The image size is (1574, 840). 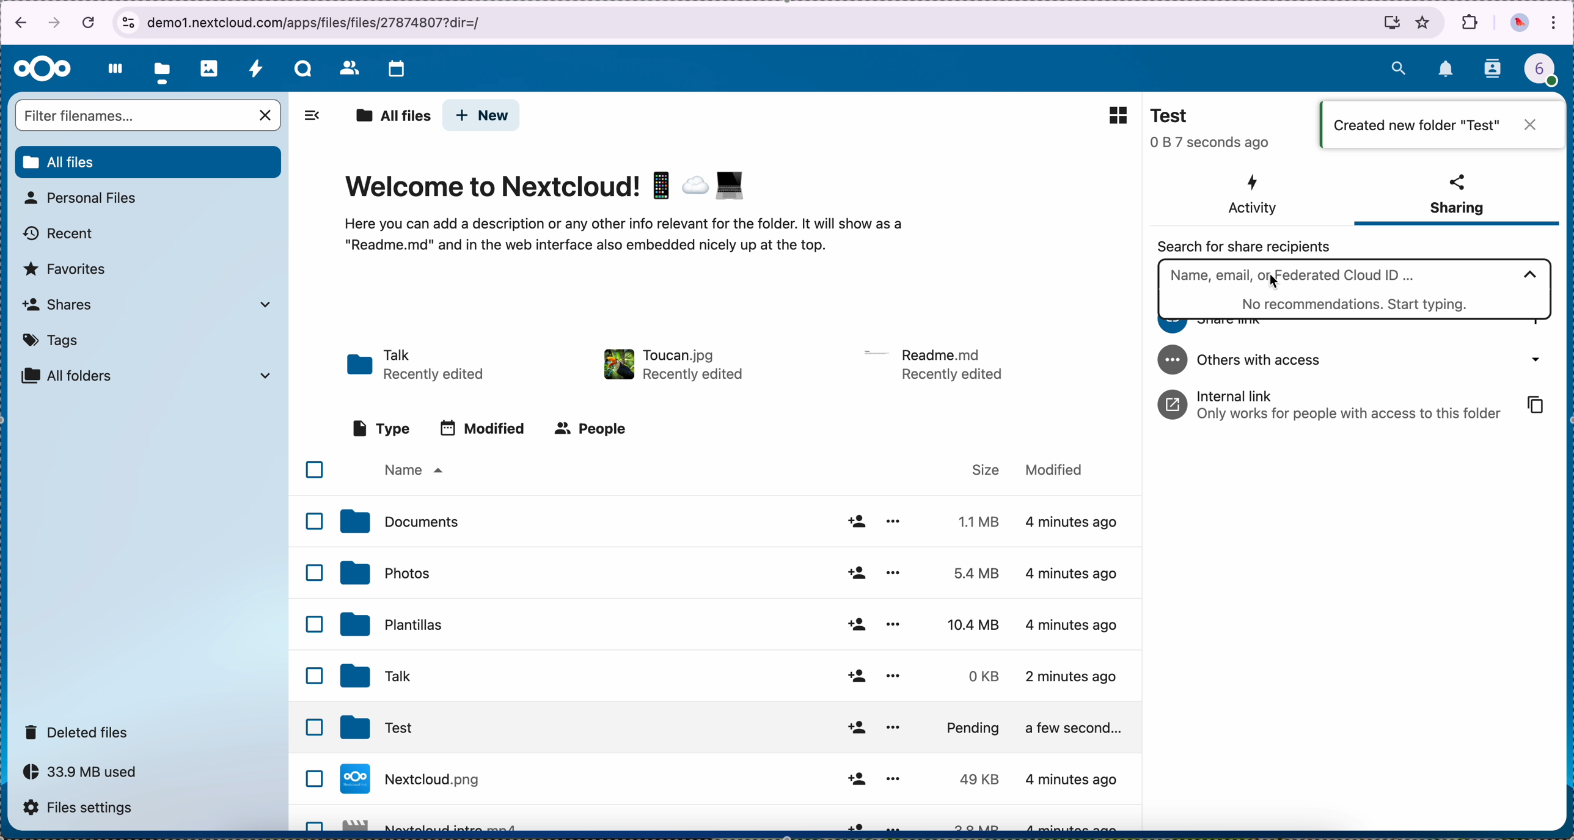 I want to click on search for share recipients, so click(x=1239, y=246).